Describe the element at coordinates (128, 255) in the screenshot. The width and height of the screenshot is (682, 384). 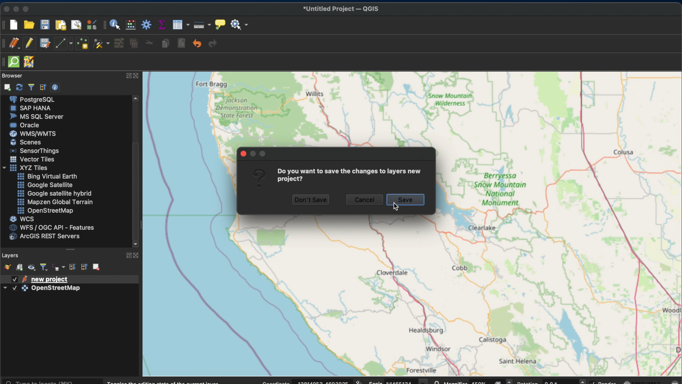
I see `expand` at that location.